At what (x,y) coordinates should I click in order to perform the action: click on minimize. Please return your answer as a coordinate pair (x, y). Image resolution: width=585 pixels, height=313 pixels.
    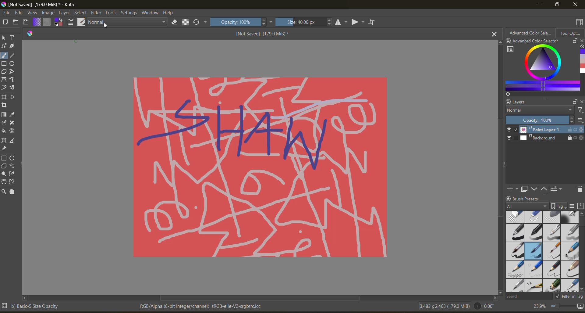
    Looking at the image, I should click on (541, 4).